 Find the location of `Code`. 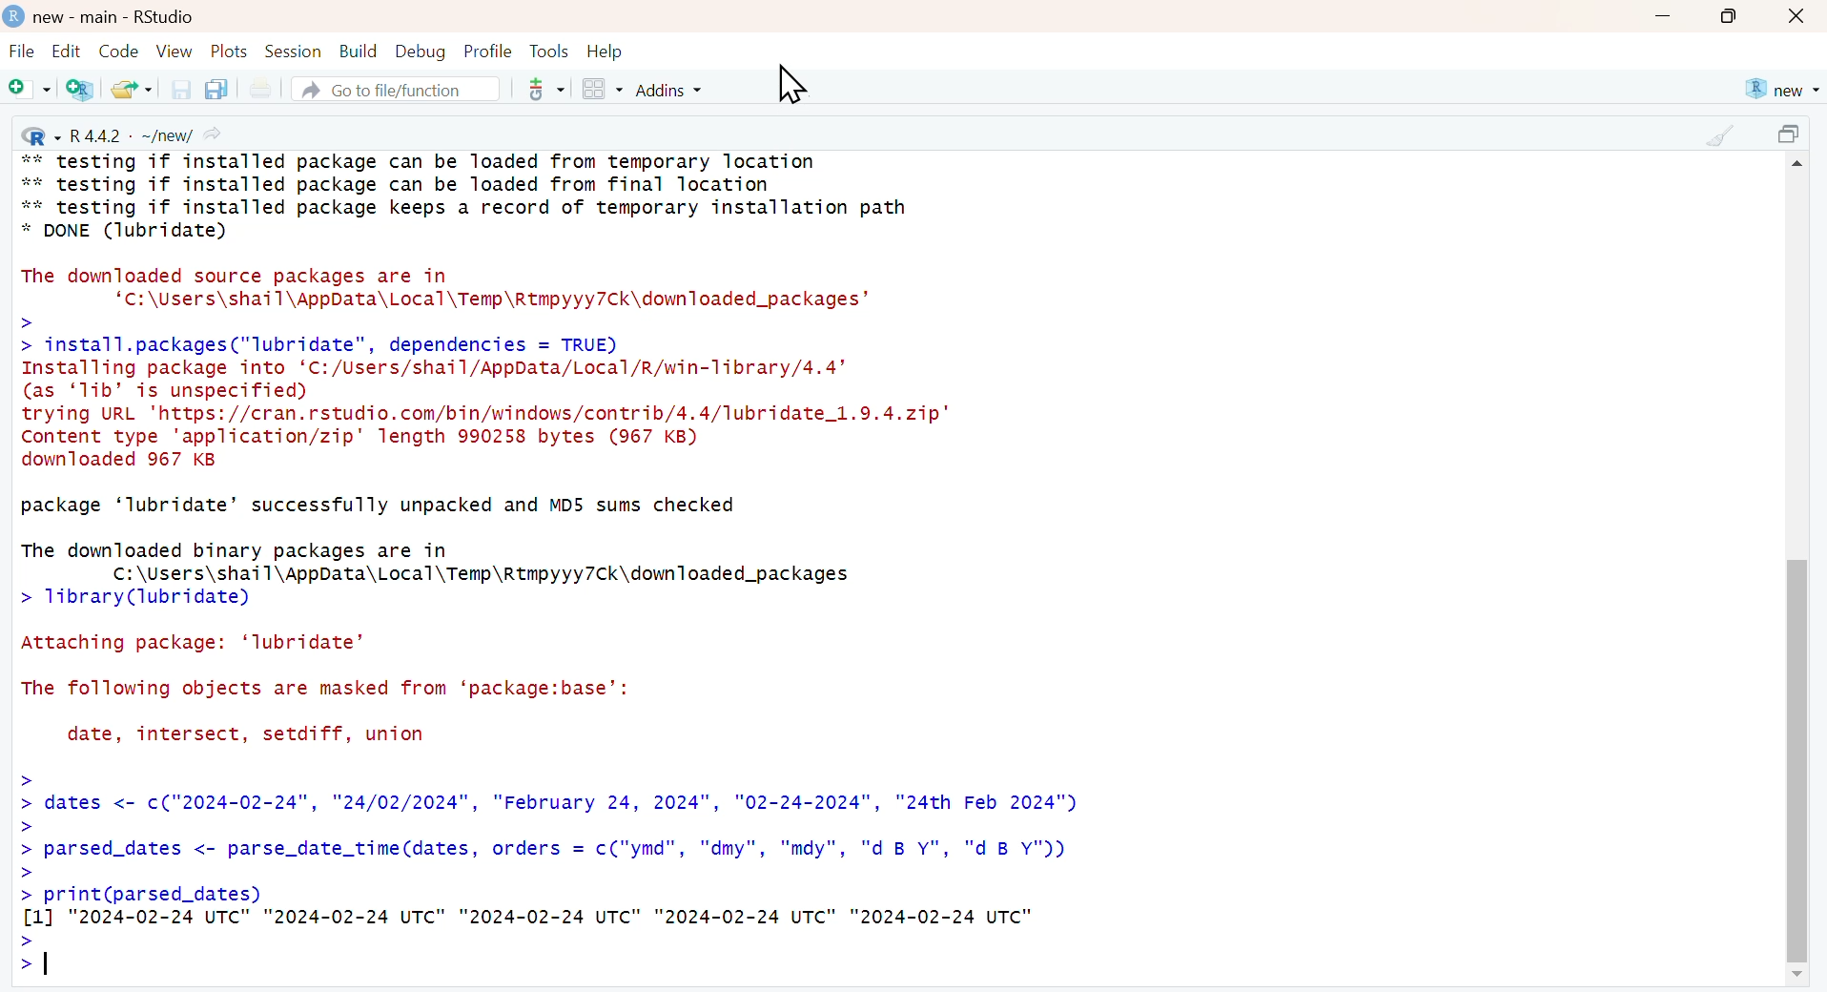

Code is located at coordinates (116, 51).